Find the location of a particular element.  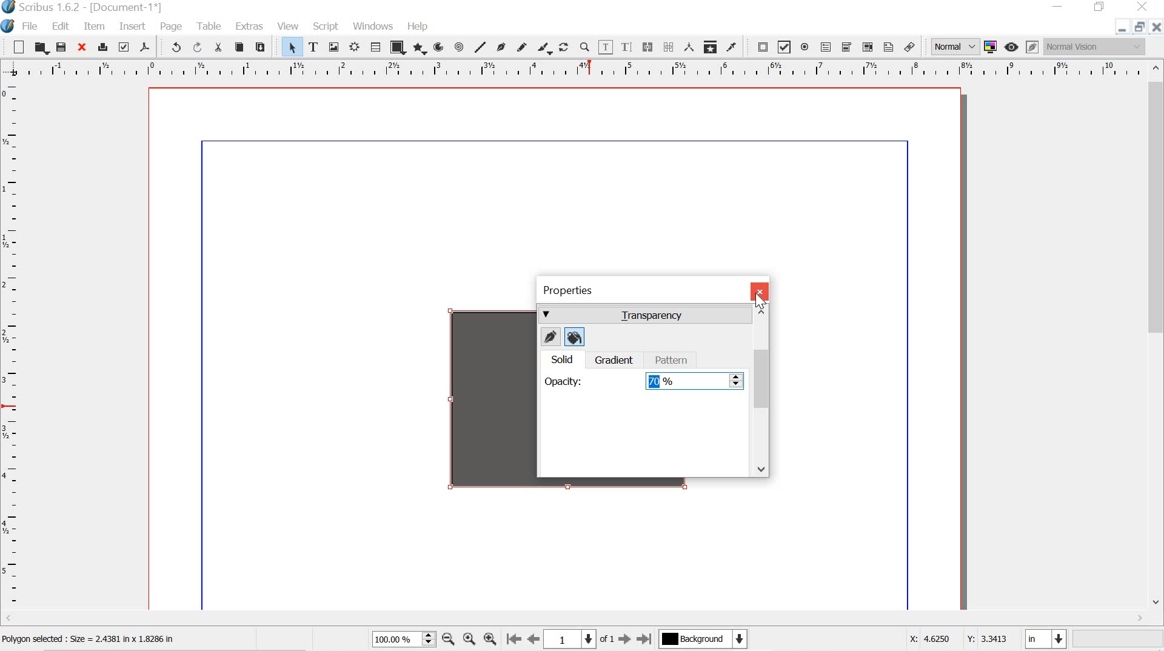

copy is located at coordinates (239, 47).